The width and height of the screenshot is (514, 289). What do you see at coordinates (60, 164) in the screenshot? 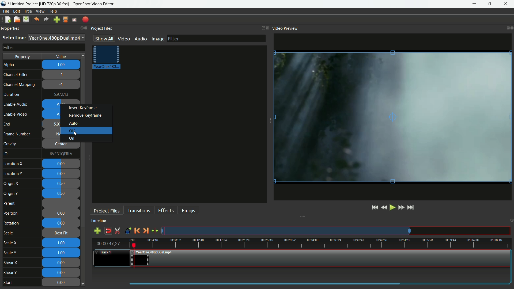
I see `0.00` at bounding box center [60, 164].